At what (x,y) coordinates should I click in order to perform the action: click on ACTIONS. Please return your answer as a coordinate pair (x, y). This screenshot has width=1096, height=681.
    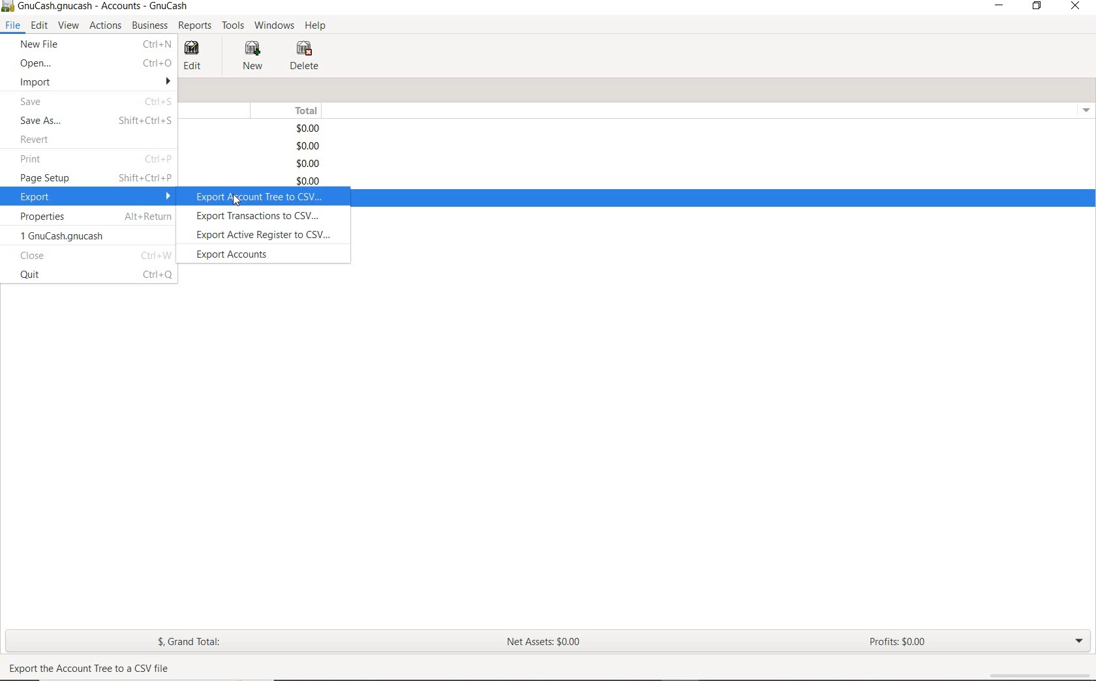
    Looking at the image, I should click on (106, 28).